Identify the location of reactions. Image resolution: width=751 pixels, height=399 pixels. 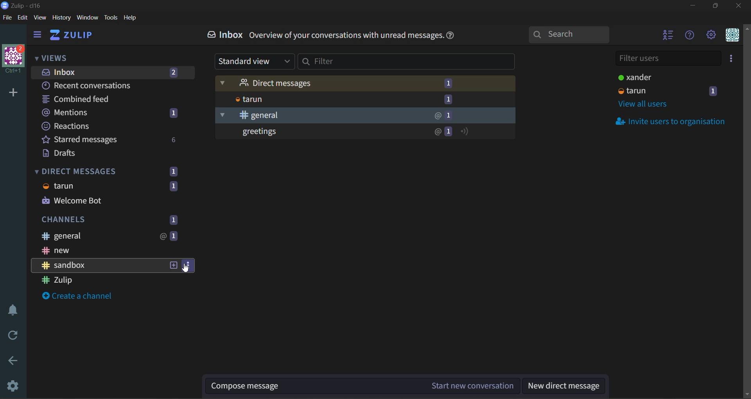
(93, 127).